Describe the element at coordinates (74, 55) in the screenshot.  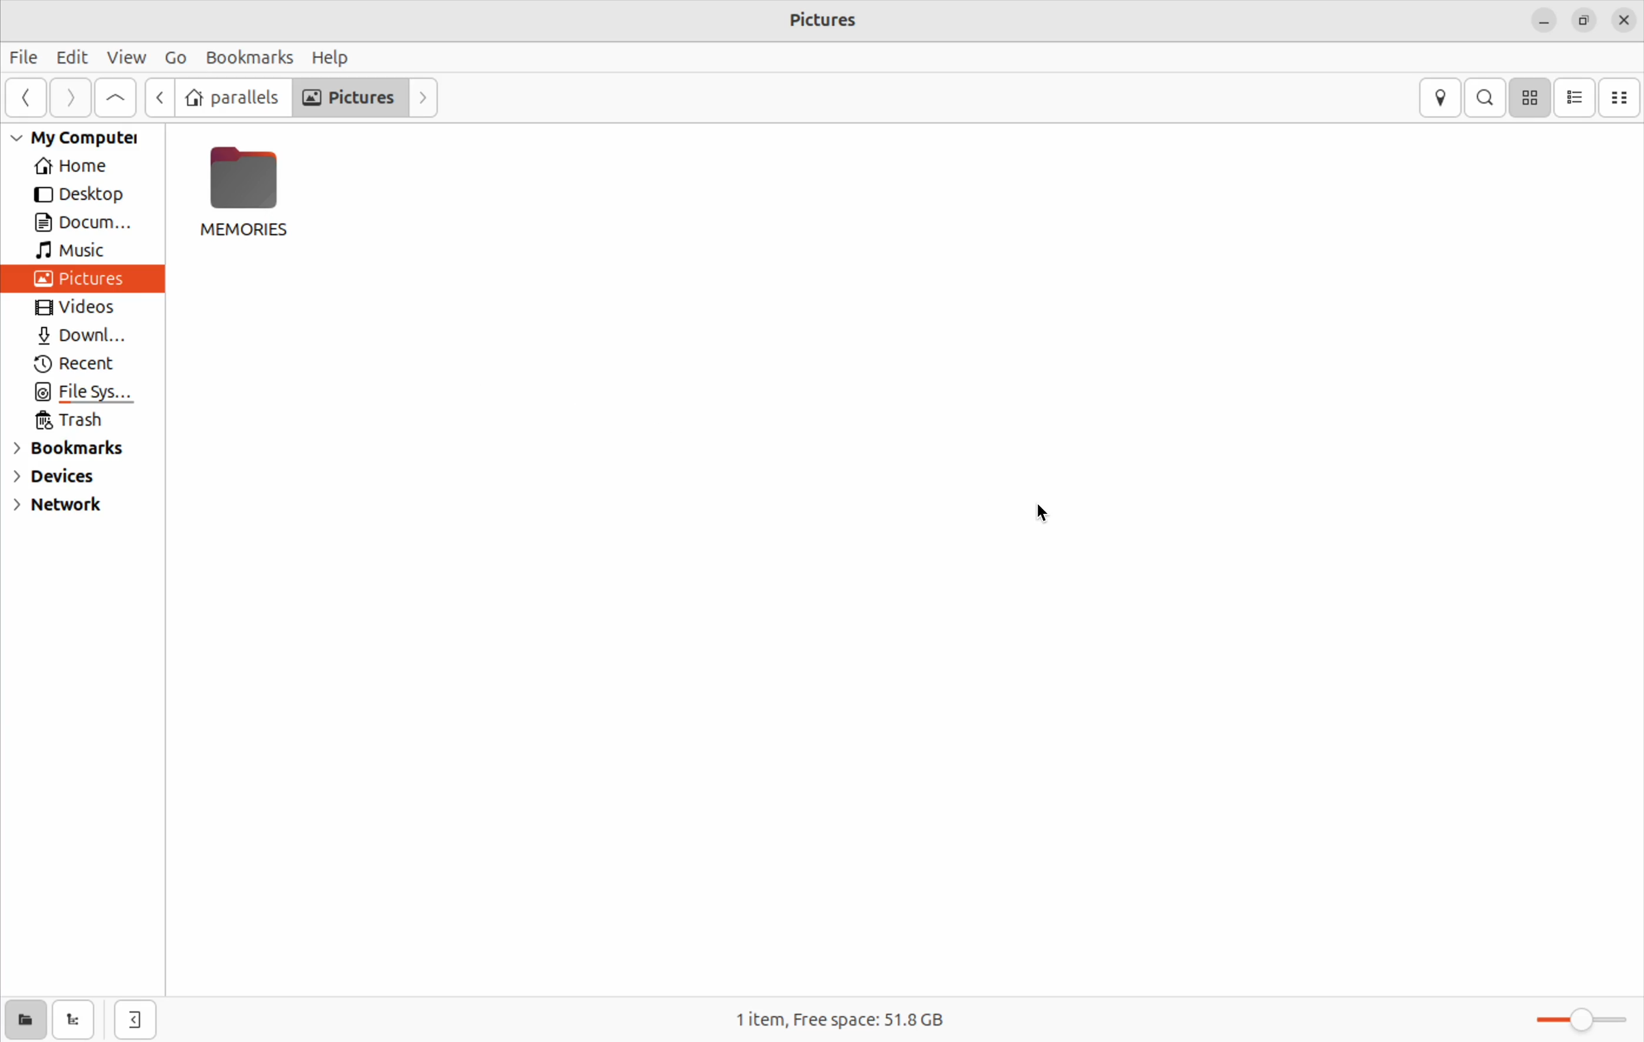
I see `Edit` at that location.